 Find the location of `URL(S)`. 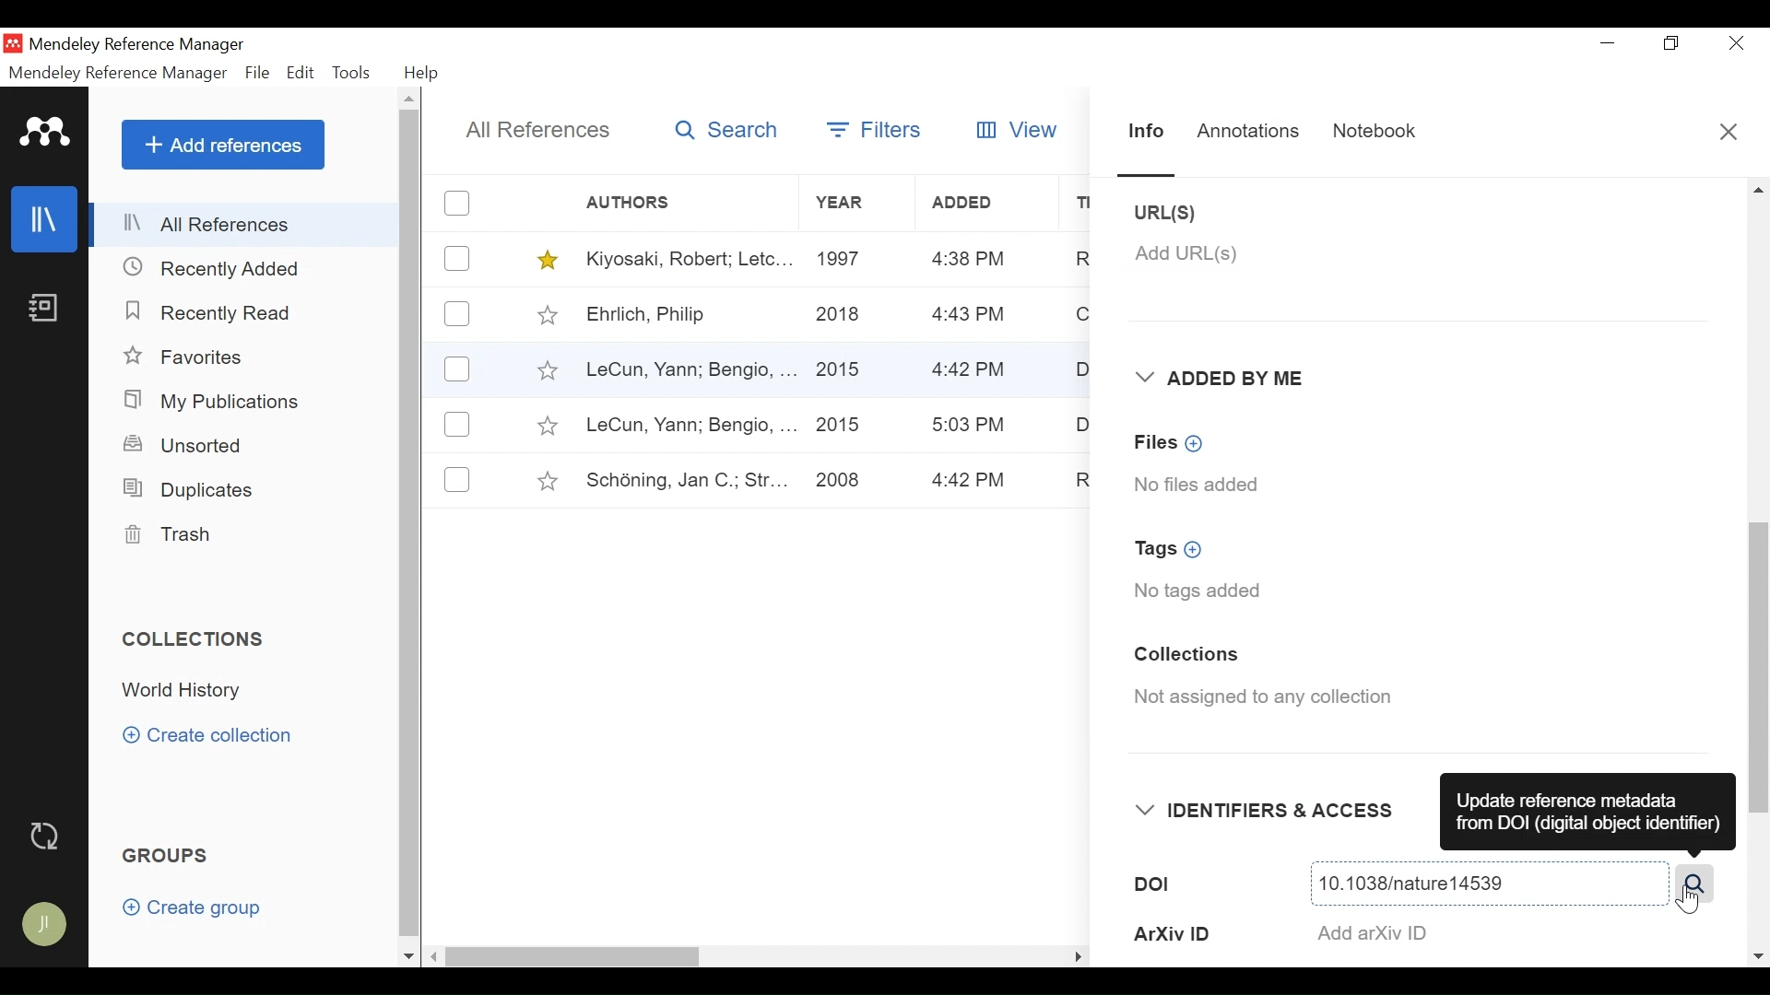

URL(S) is located at coordinates (1183, 213).